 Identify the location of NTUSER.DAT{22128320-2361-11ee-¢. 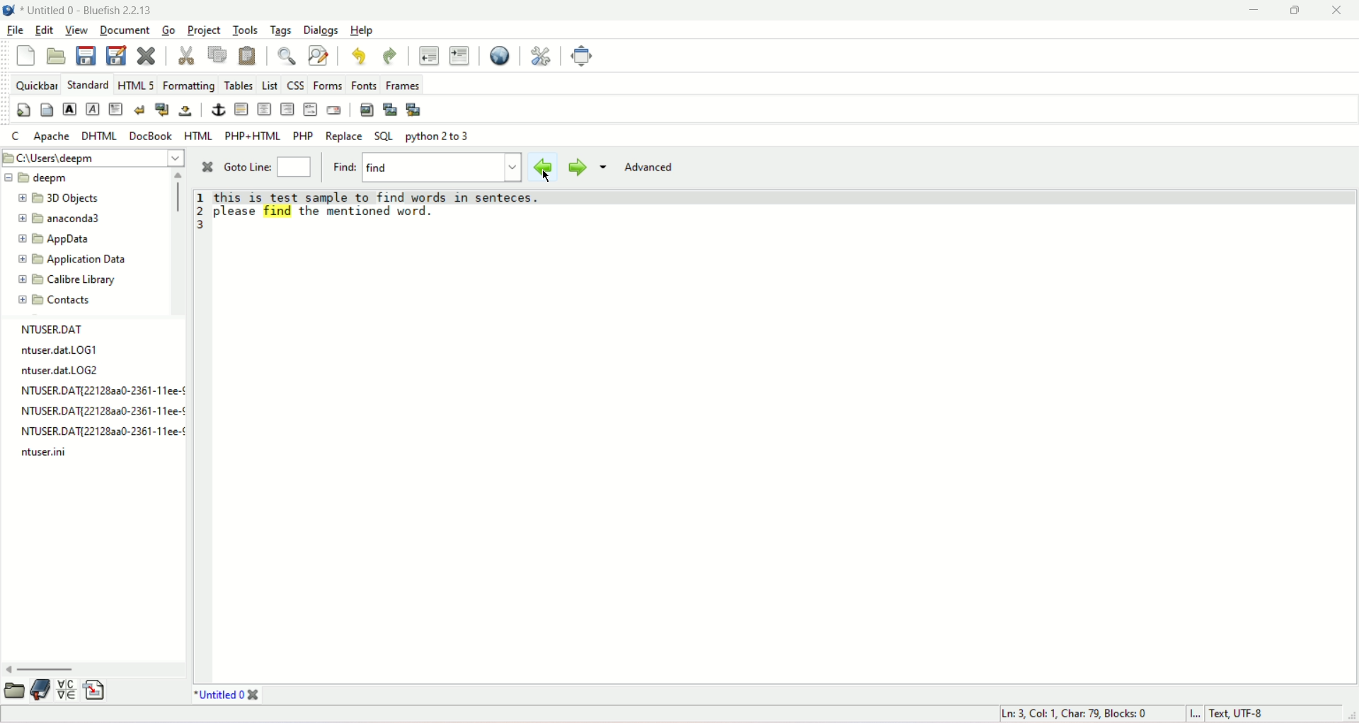
(97, 432).